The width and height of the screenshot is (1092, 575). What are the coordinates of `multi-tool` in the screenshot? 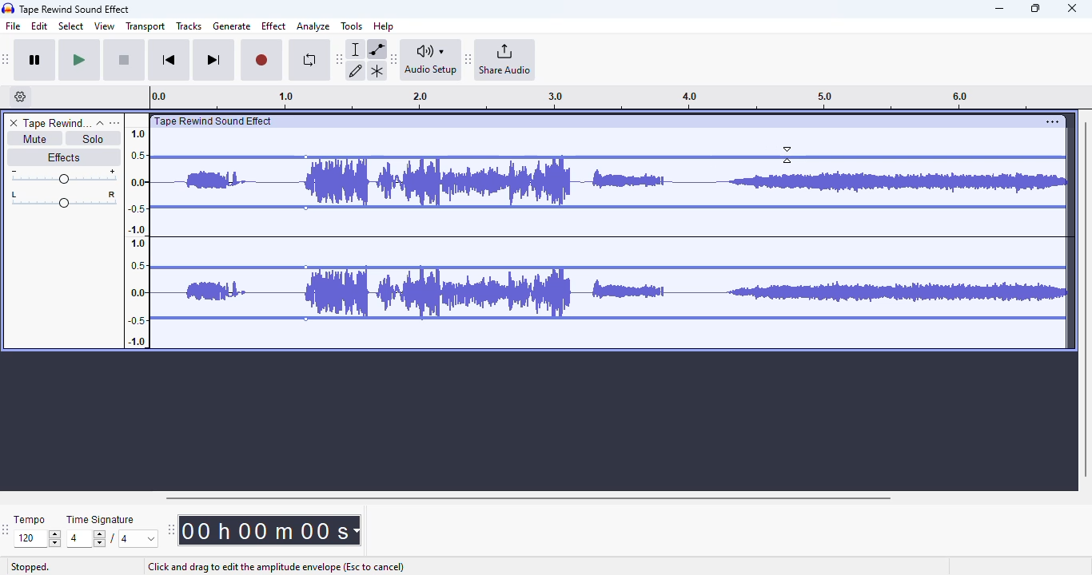 It's located at (377, 71).